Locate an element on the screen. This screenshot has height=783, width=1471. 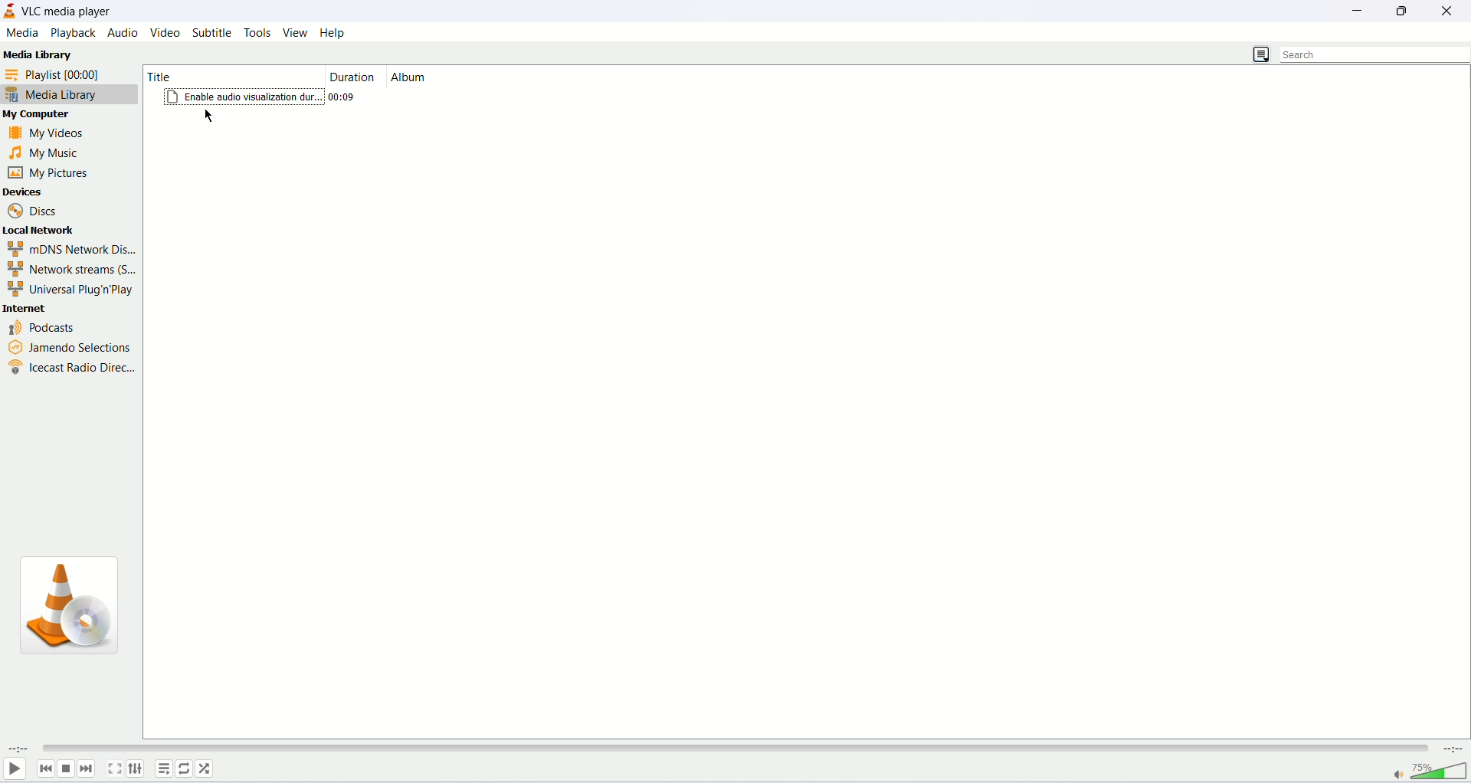
my music is located at coordinates (56, 153).